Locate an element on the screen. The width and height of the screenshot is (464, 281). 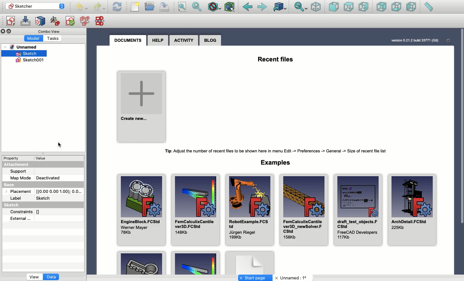
RobotExample is located at coordinates (248, 210).